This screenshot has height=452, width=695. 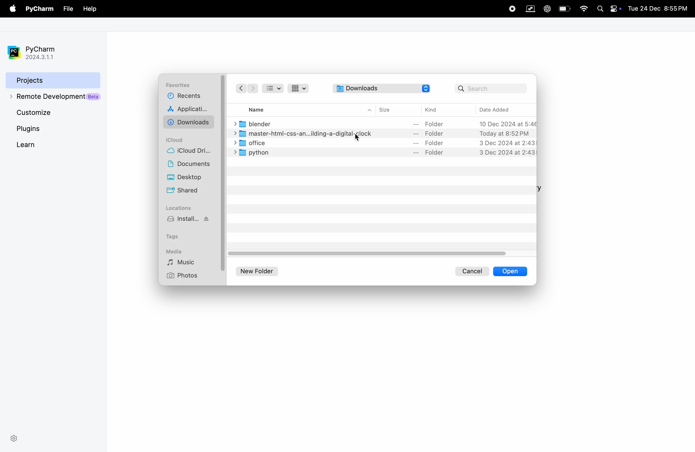 What do you see at coordinates (433, 110) in the screenshot?
I see `kind` at bounding box center [433, 110].